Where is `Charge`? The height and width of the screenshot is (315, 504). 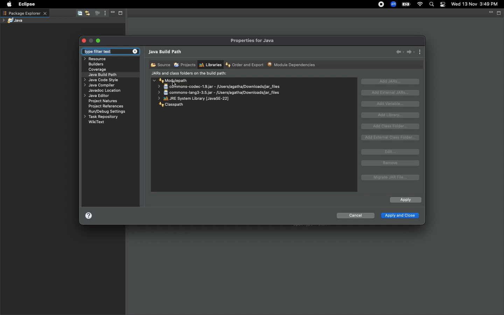
Charge is located at coordinates (406, 4).